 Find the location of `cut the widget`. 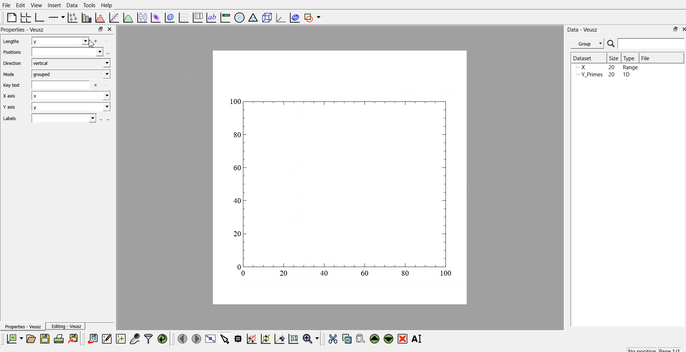

cut the widget is located at coordinates (331, 339).